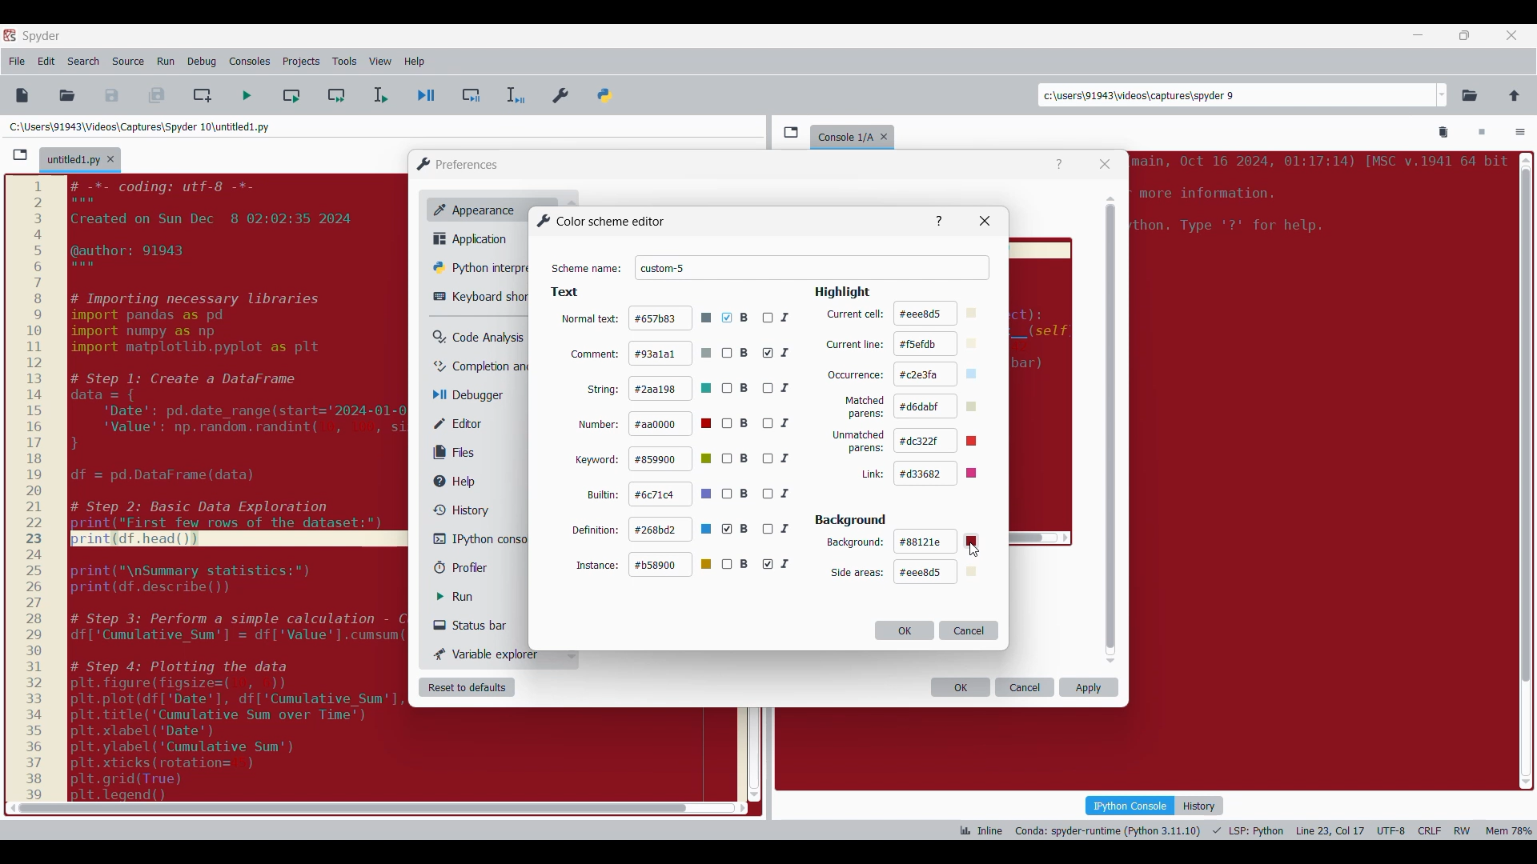  I want to click on B, so click(736, 424).